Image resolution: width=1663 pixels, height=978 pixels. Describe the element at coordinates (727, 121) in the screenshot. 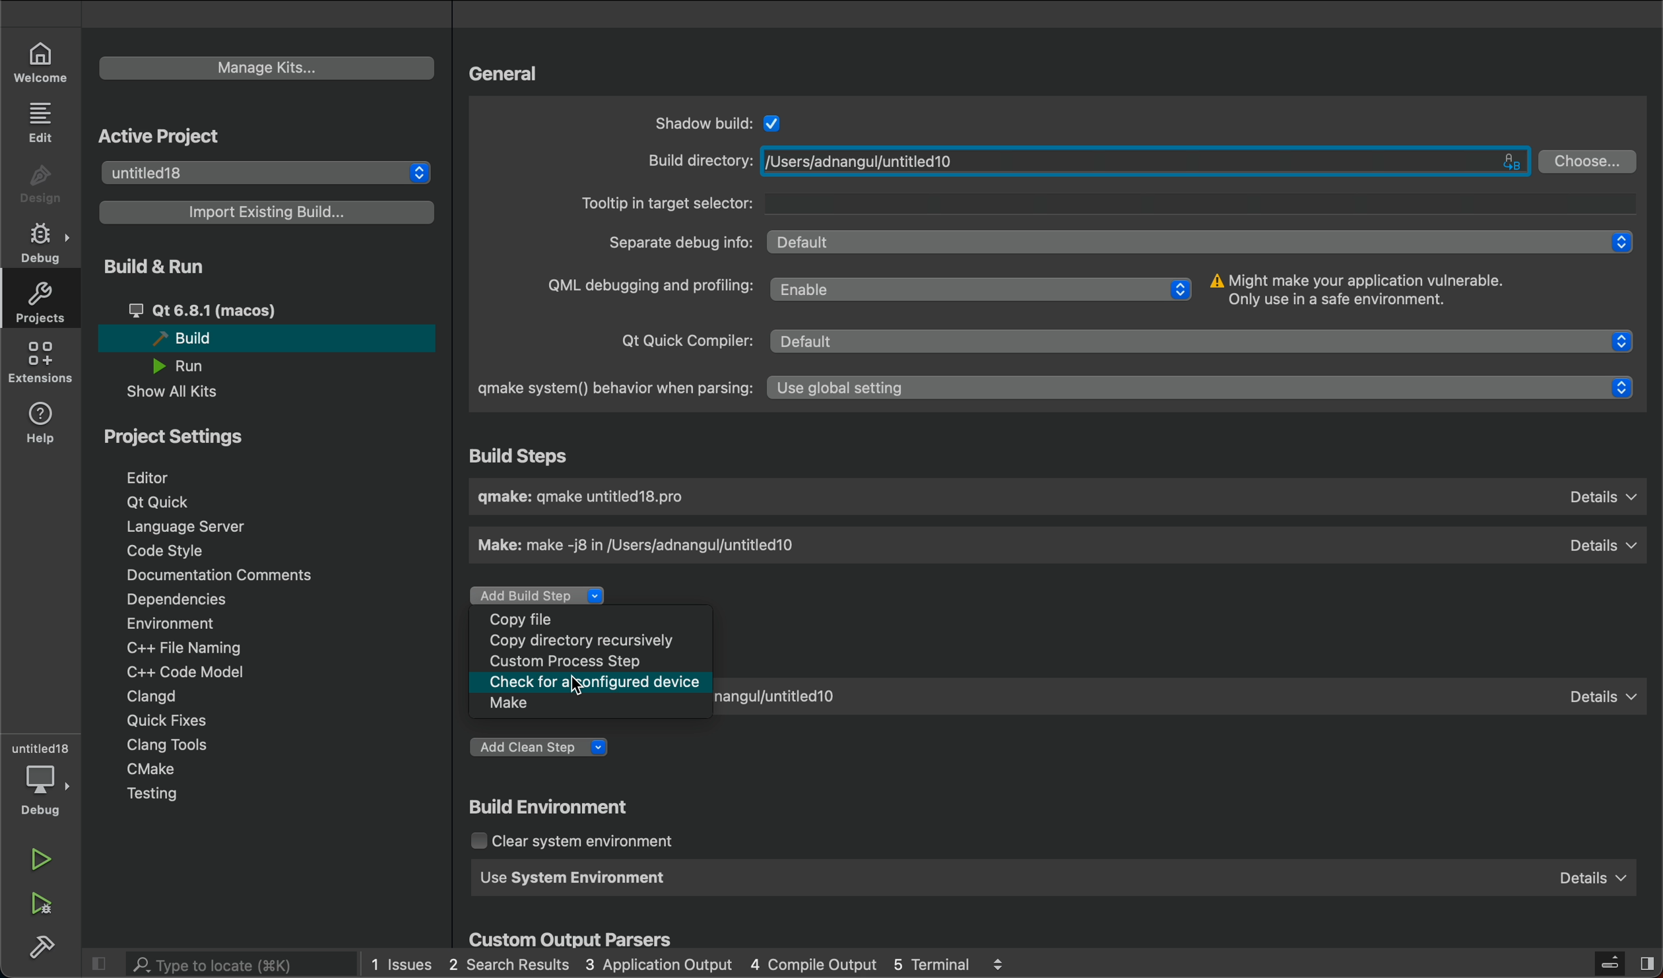

I see `shadow ` at that location.